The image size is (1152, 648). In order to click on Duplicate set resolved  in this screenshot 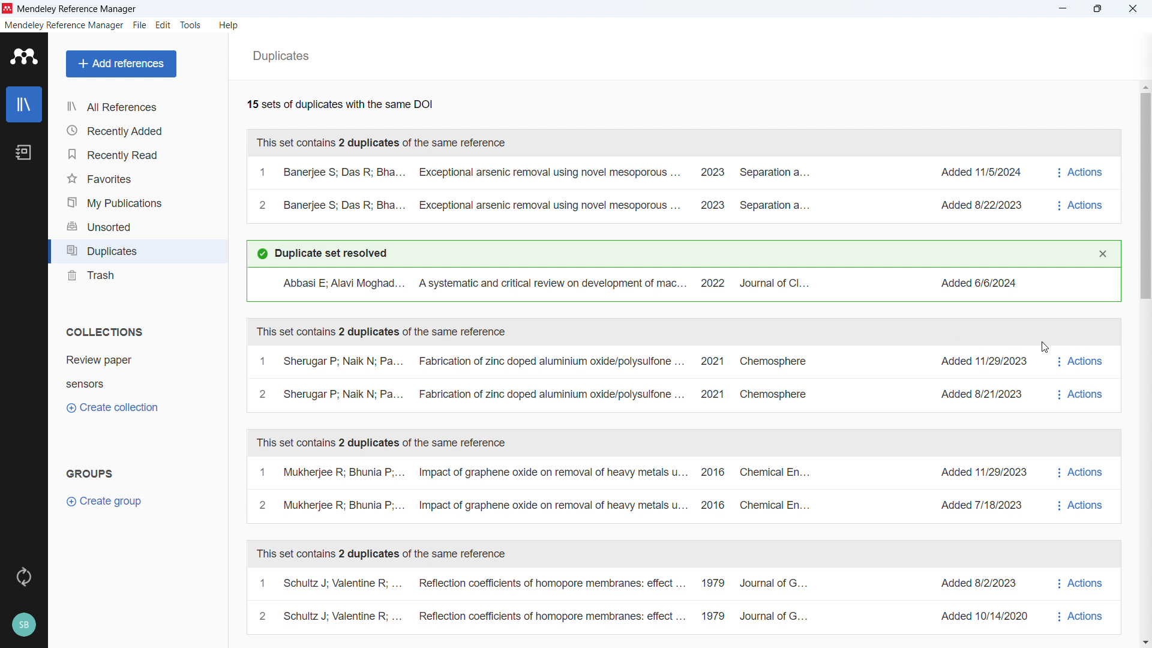, I will do `click(323, 254)`.